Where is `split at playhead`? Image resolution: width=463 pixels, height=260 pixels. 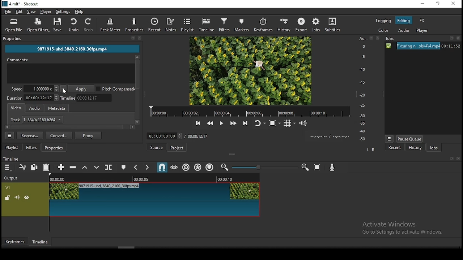
split at playhead is located at coordinates (107, 168).